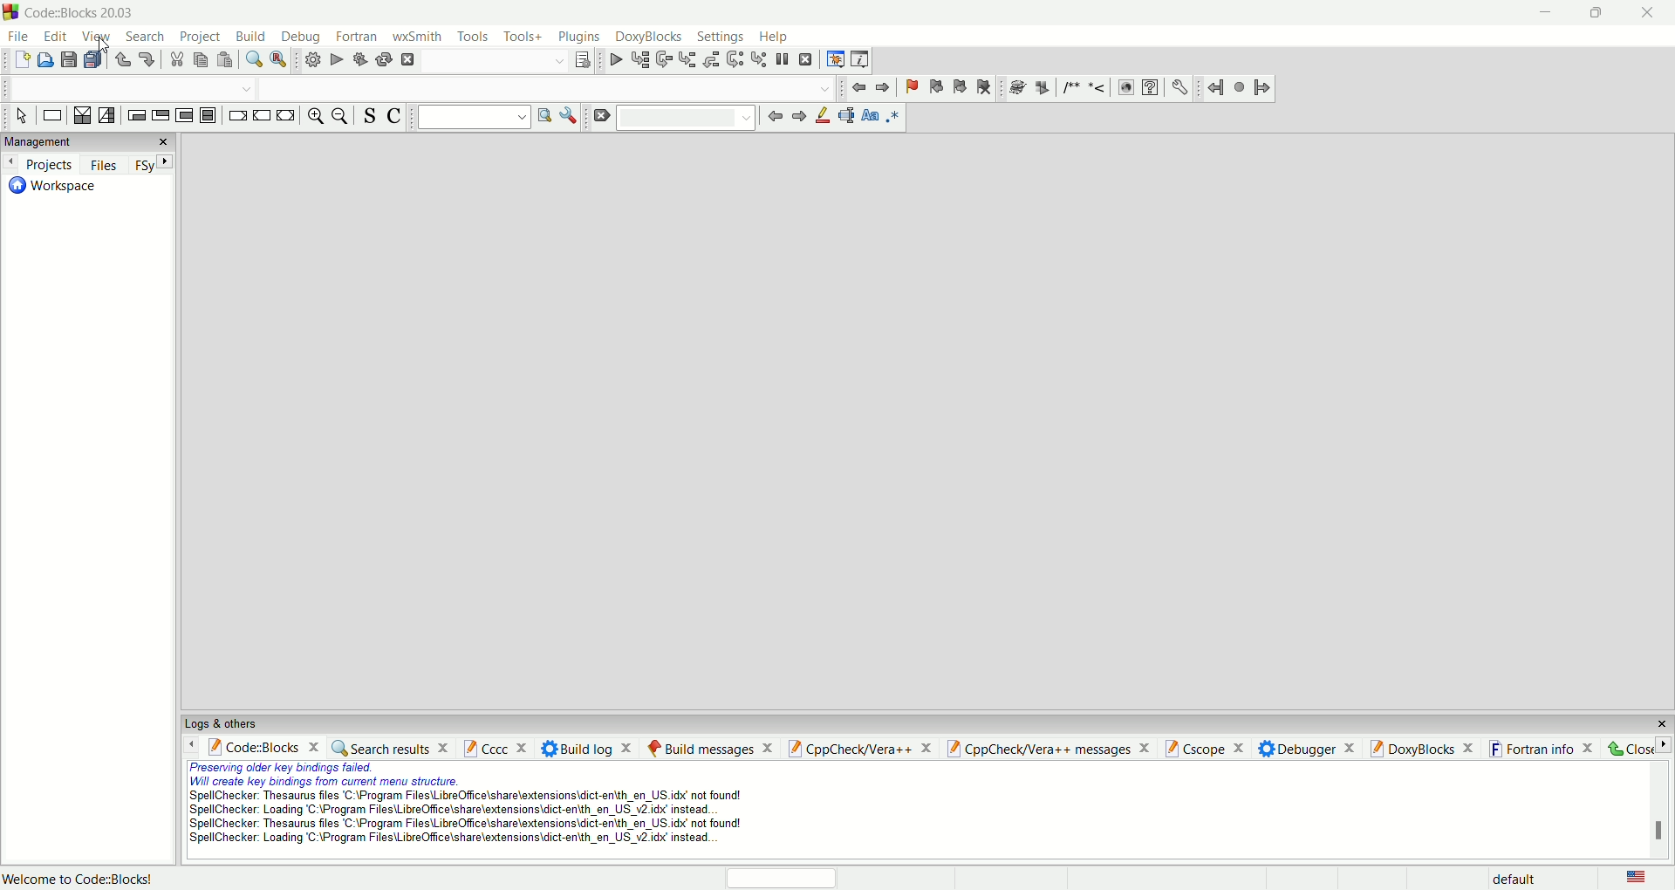 This screenshot has height=890, width=1675. What do you see at coordinates (1423, 748) in the screenshot?
I see `doxyblocks` at bounding box center [1423, 748].